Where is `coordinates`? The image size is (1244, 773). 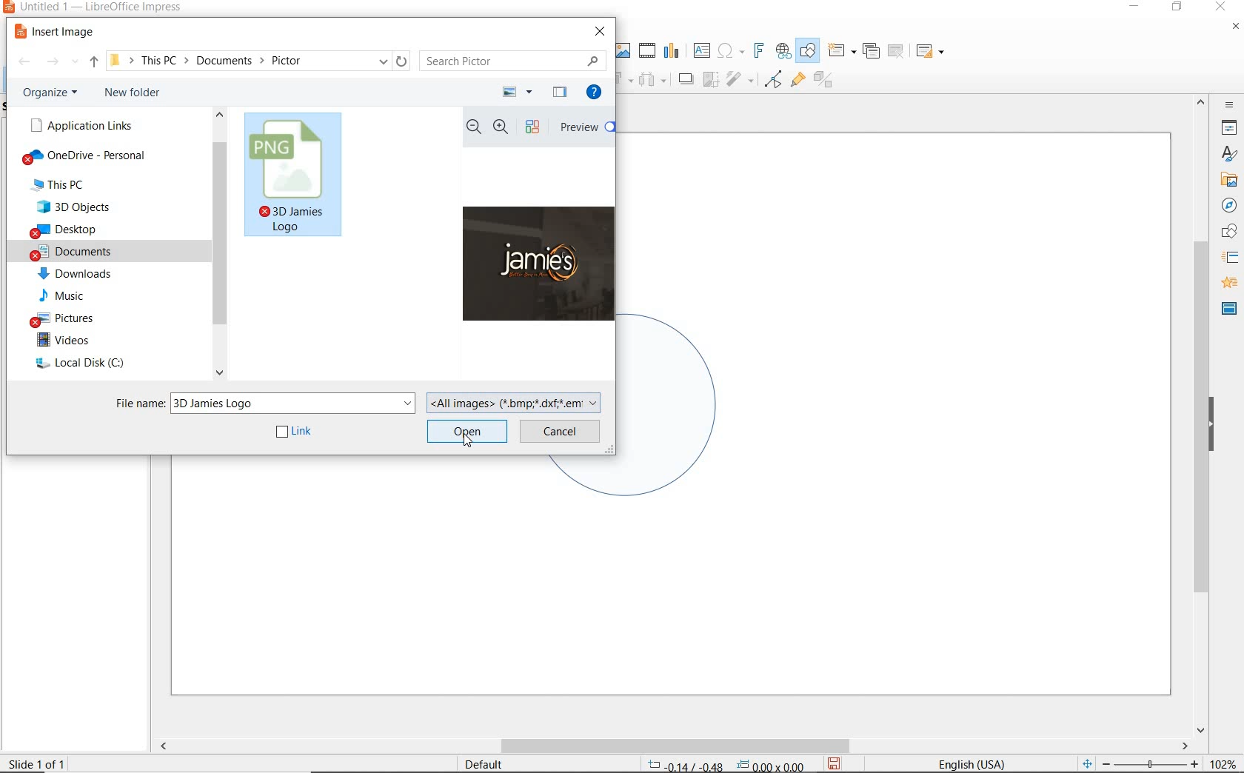
coordinates is located at coordinates (724, 766).